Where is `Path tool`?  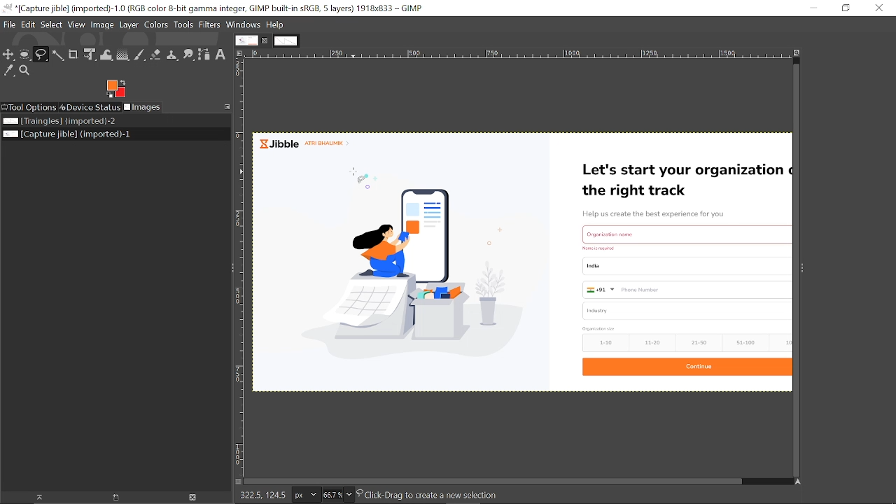 Path tool is located at coordinates (205, 55).